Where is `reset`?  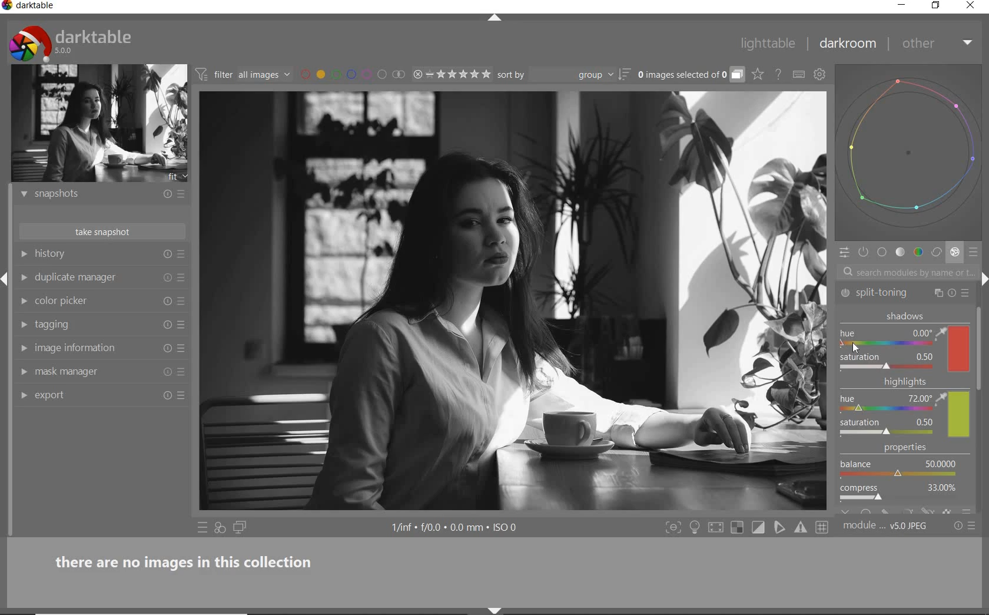
reset is located at coordinates (166, 397).